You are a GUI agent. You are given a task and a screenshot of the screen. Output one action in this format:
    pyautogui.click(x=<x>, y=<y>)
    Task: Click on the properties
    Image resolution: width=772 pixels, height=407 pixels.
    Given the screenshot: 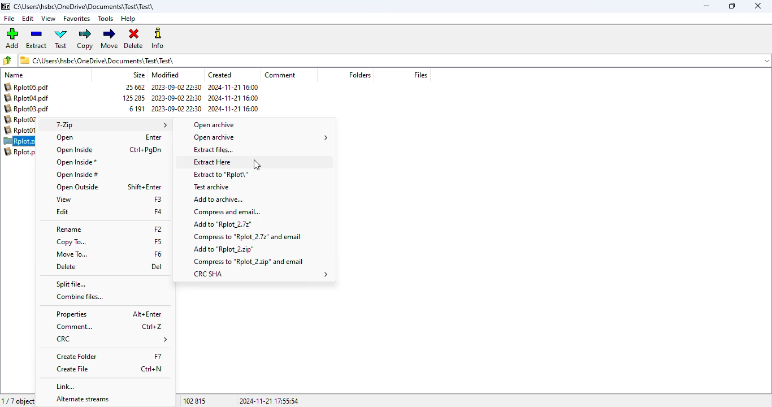 What is the action you would take?
    pyautogui.click(x=71, y=315)
    